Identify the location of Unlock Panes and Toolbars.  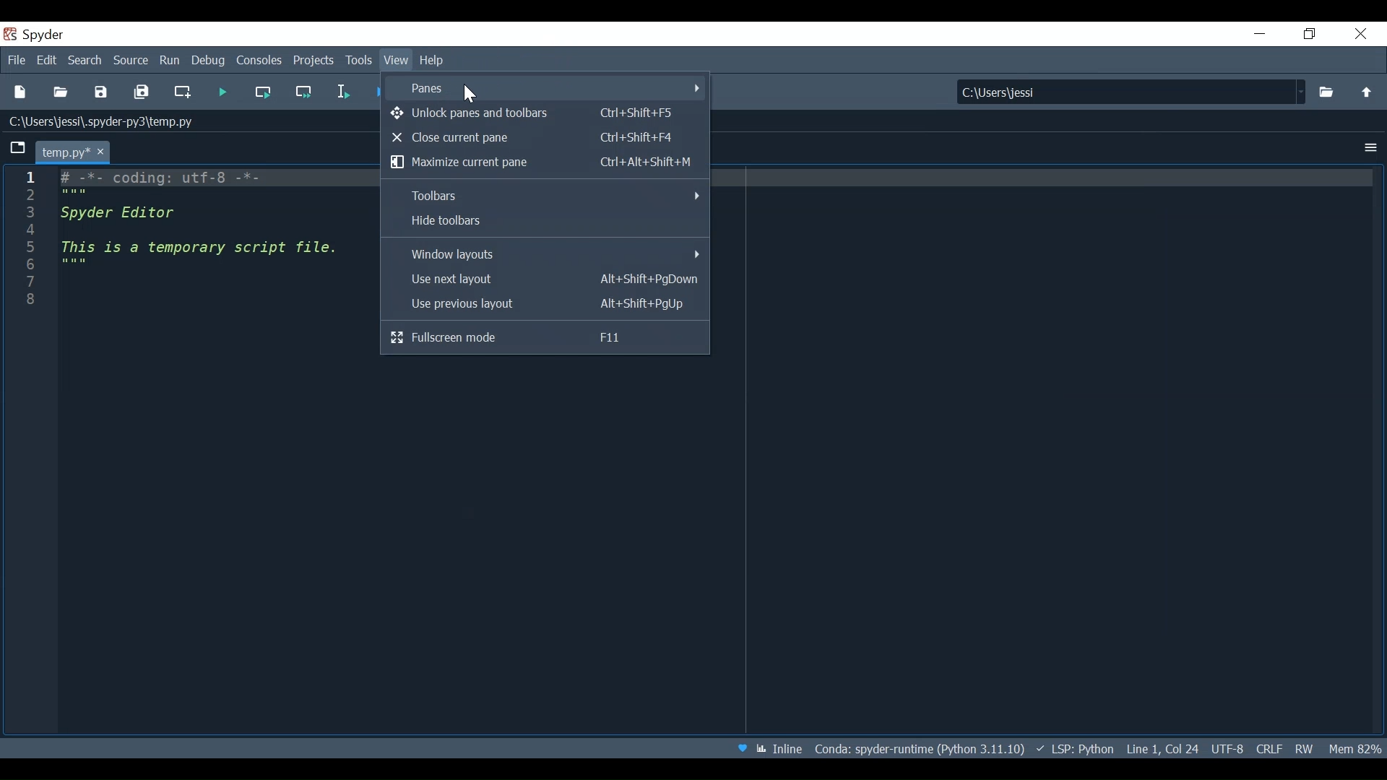
(535, 113).